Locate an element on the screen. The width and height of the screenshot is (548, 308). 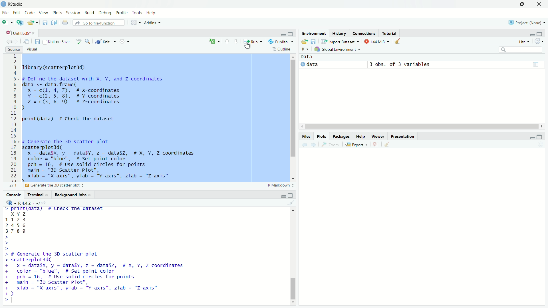
R 4.4.2 . ~/ is located at coordinates (29, 203).